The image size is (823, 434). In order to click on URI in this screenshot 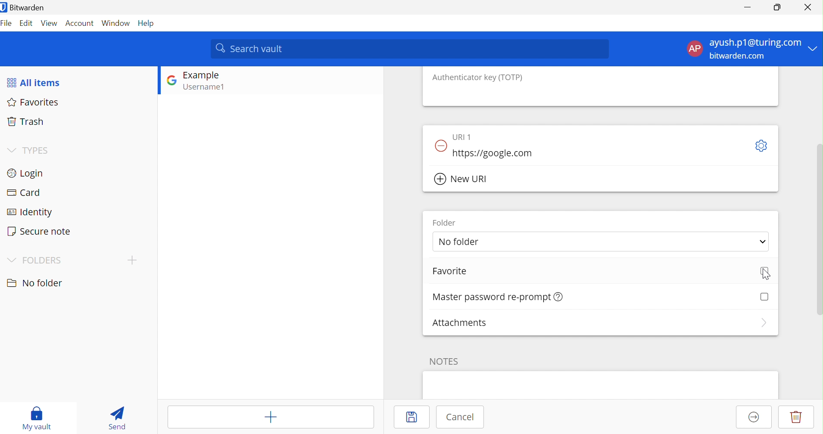, I will do `click(464, 136)`.